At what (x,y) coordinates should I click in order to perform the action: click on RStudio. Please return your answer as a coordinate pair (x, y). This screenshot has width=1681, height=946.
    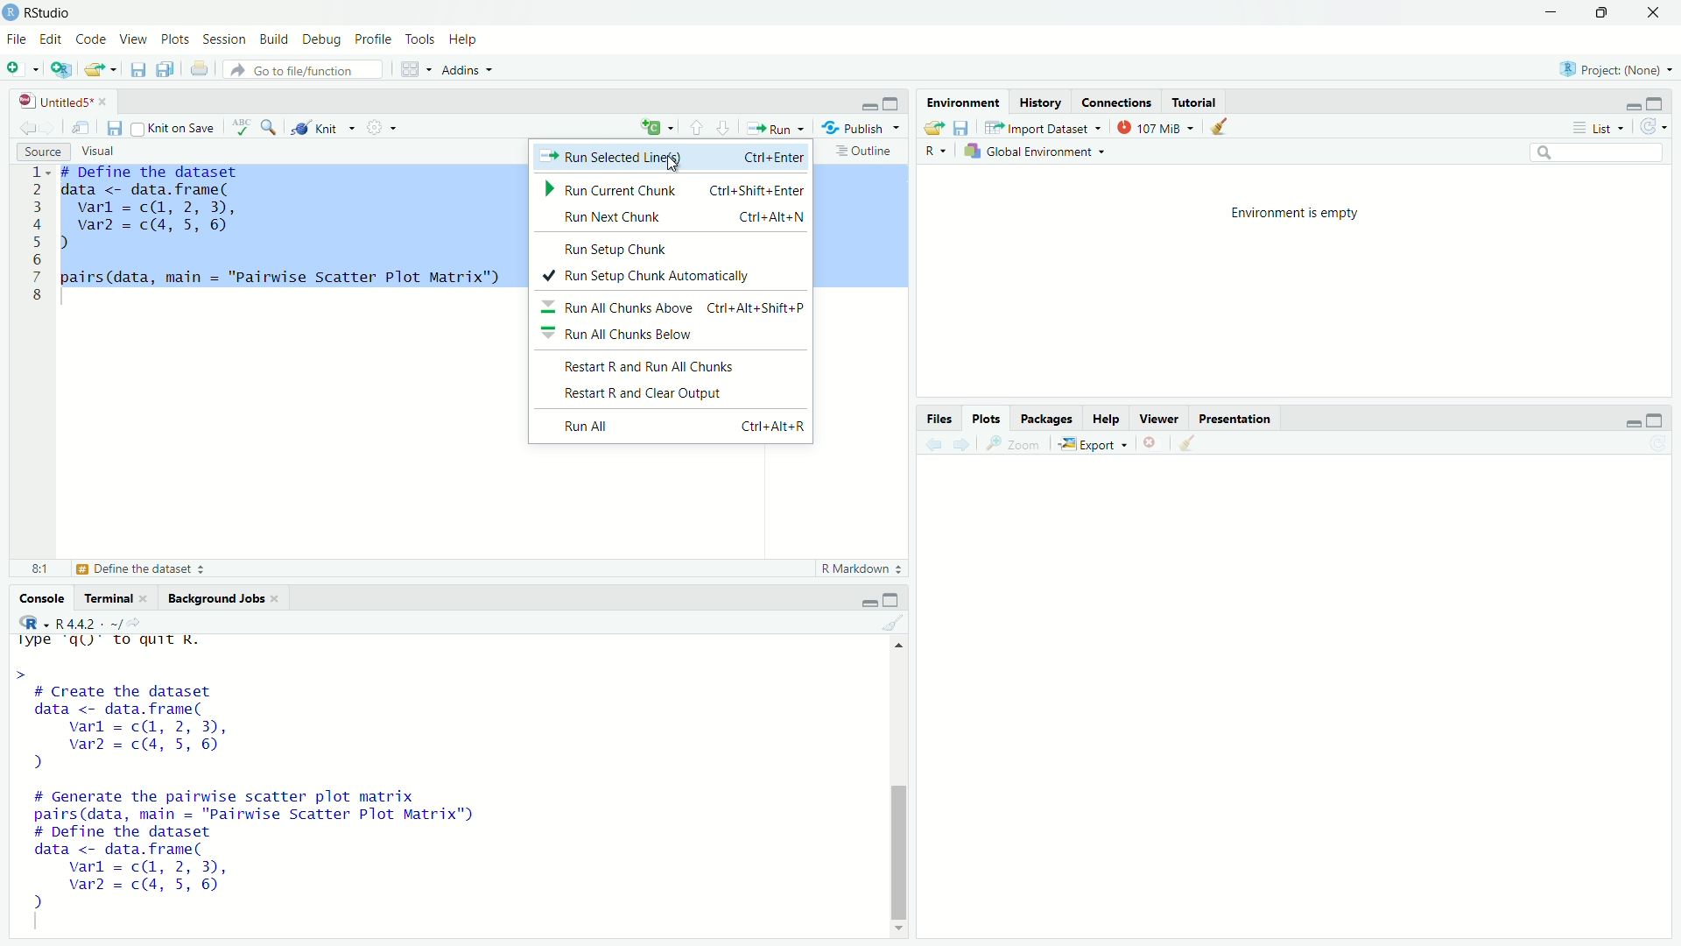
    Looking at the image, I should click on (44, 13).